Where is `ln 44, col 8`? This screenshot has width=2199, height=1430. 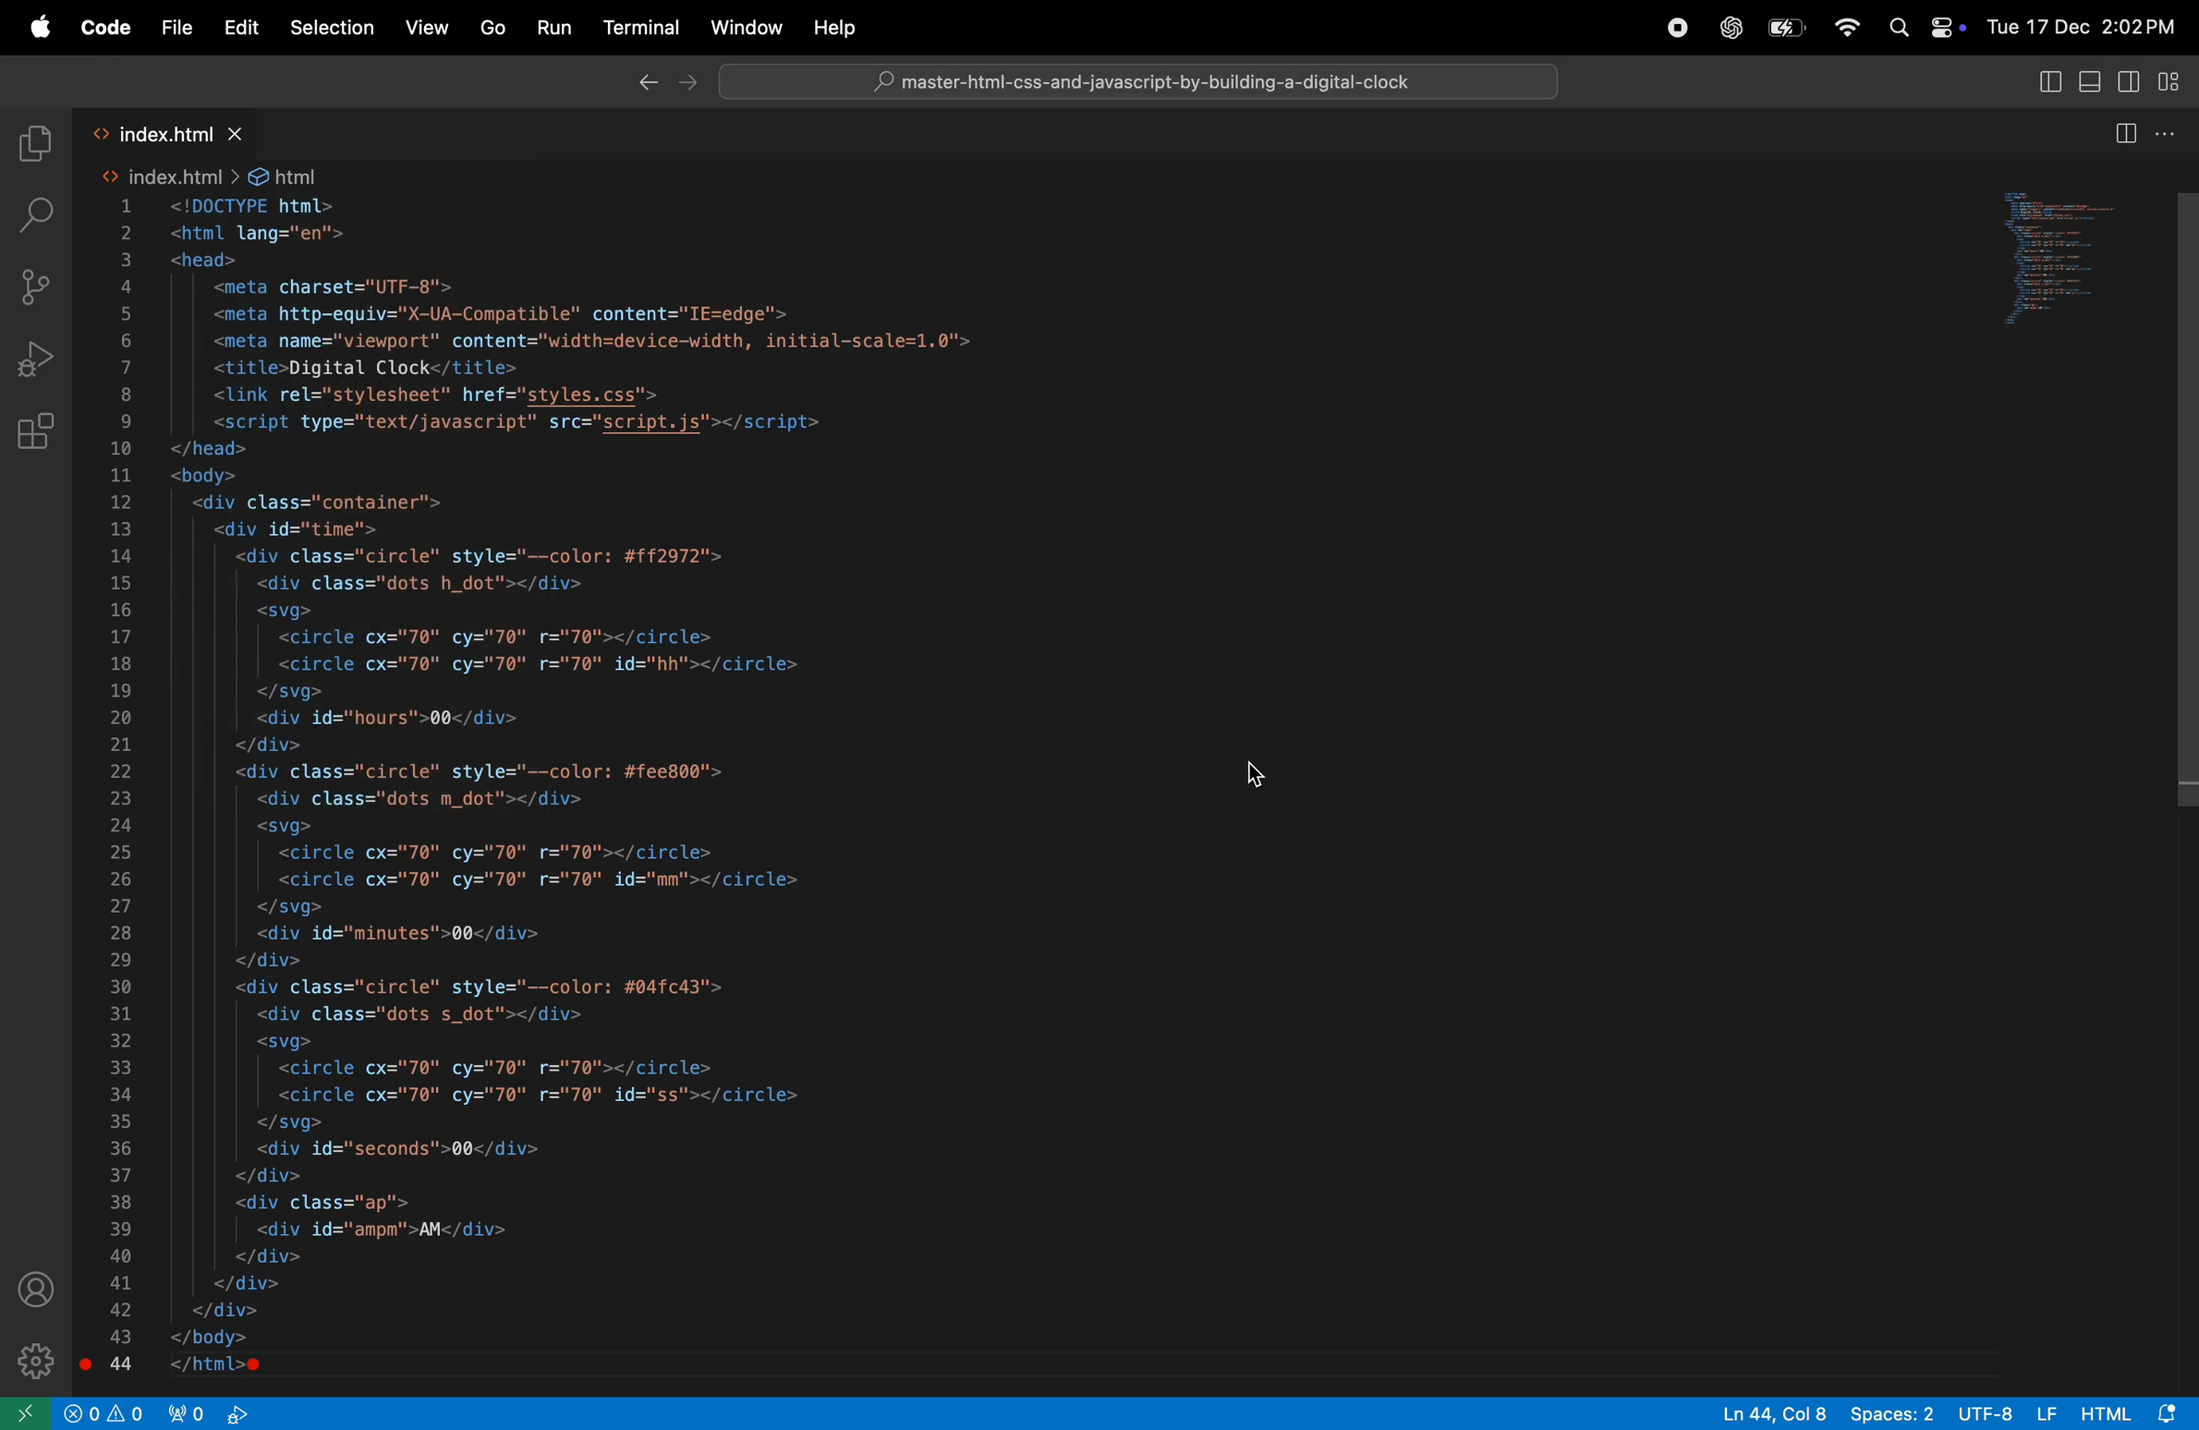 ln 44, col 8 is located at coordinates (1762, 1412).